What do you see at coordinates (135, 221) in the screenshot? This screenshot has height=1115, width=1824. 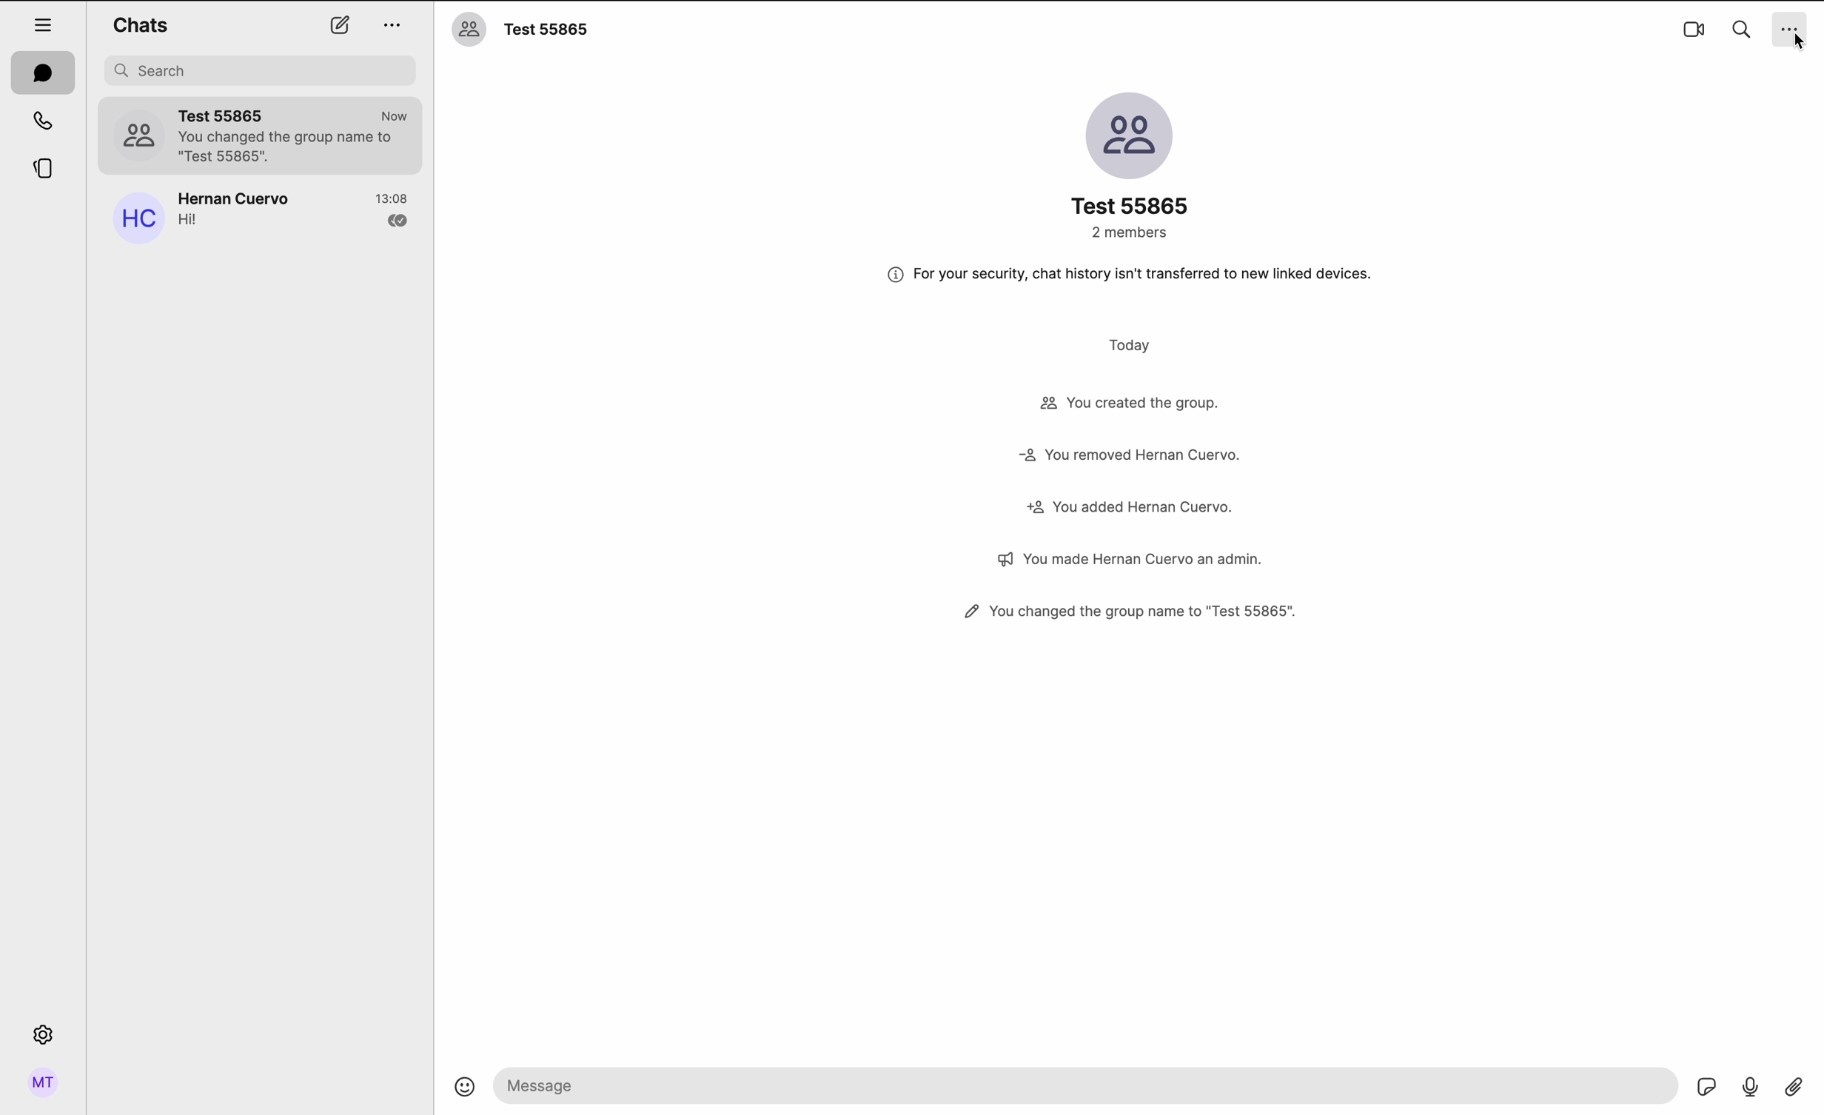 I see `profile picture` at bounding box center [135, 221].